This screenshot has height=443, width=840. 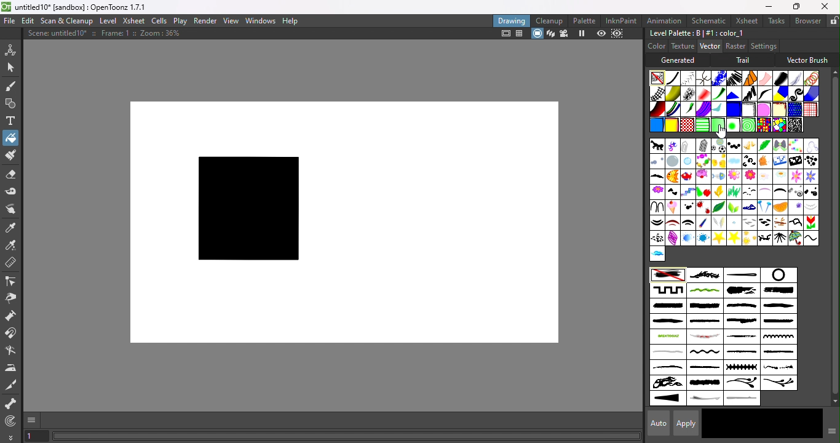 I want to click on Auto, so click(x=655, y=423).